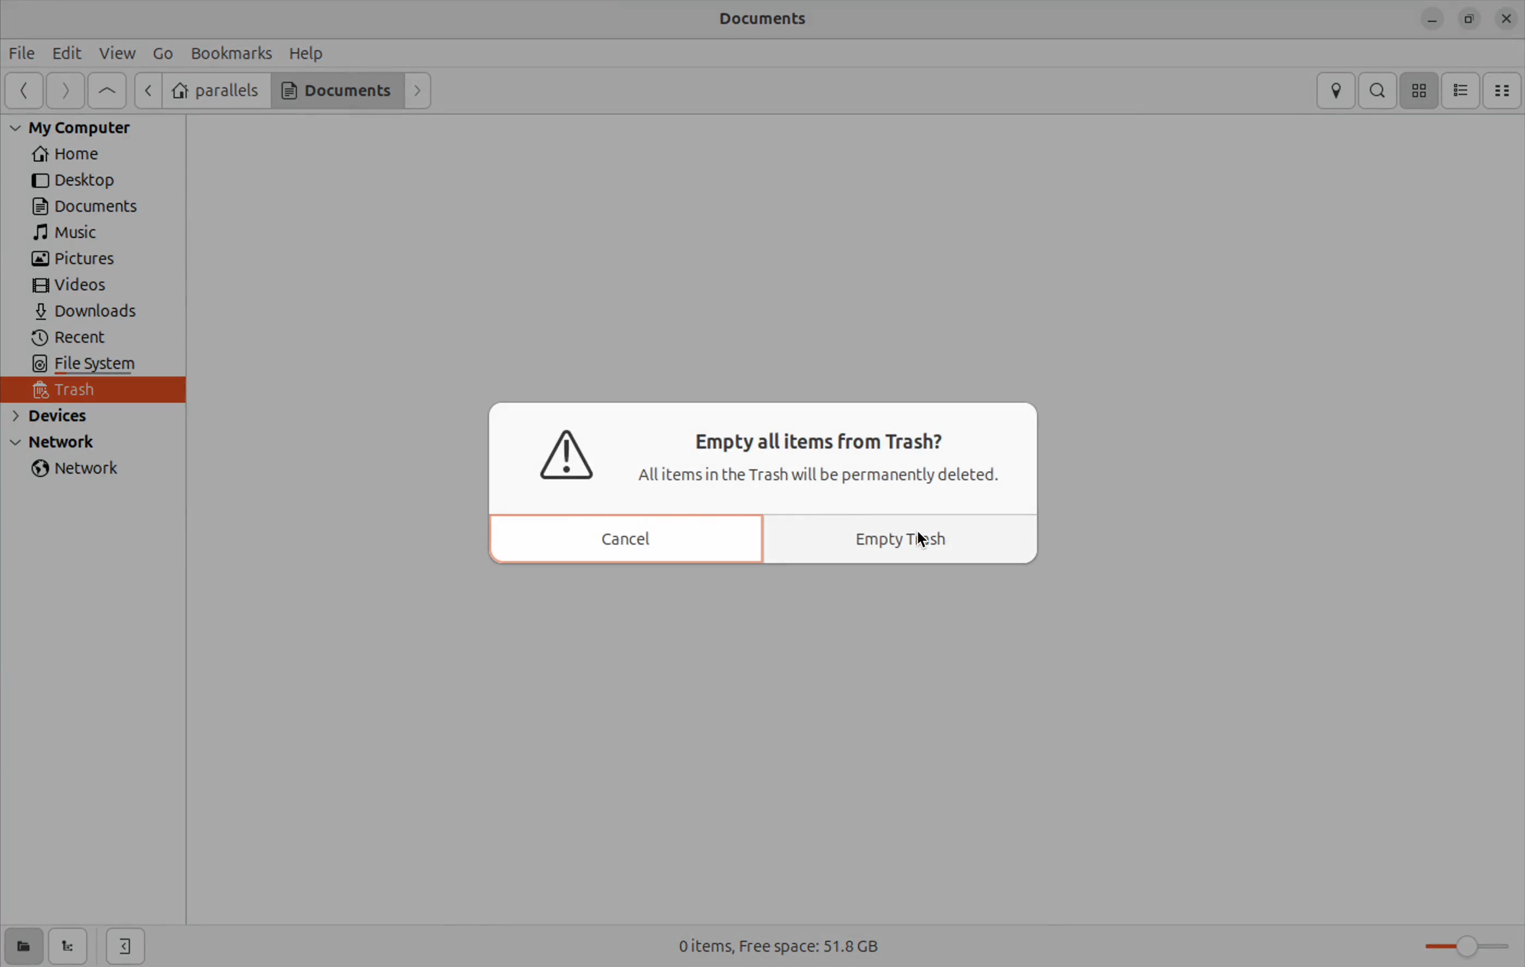 The image size is (1525, 967). What do you see at coordinates (84, 285) in the screenshot?
I see `Videos` at bounding box center [84, 285].